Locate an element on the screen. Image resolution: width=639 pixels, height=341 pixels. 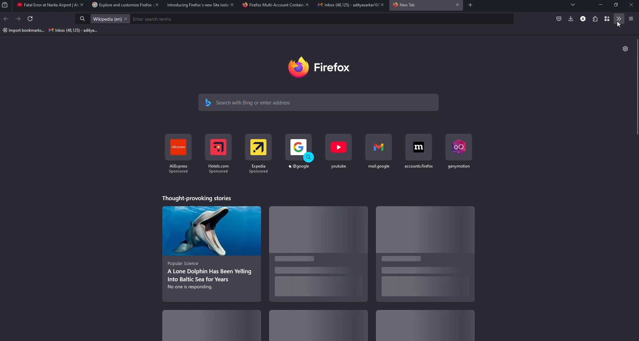
close is located at coordinates (631, 5).